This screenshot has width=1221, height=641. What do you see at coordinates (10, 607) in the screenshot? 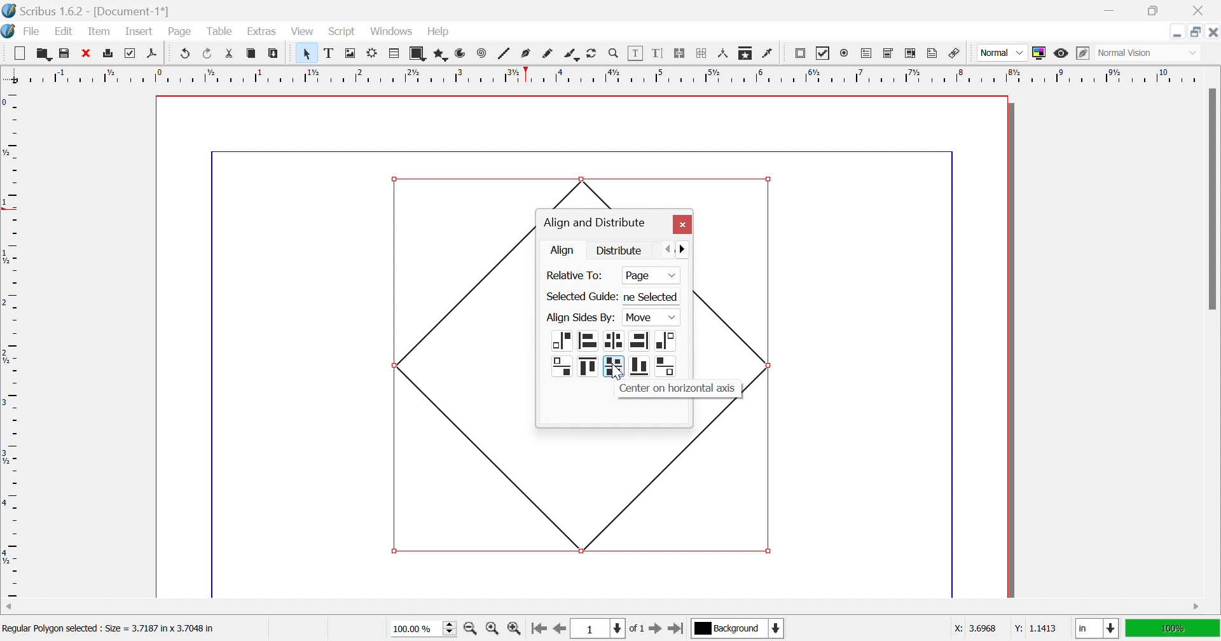
I see `Scroll left` at bounding box center [10, 607].